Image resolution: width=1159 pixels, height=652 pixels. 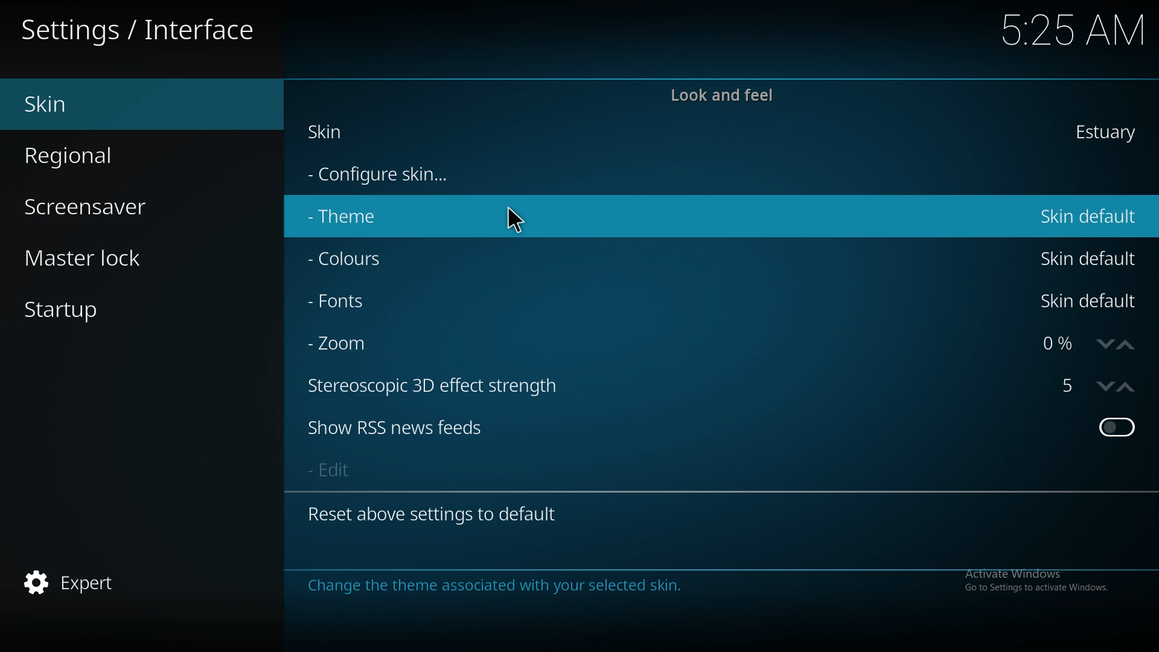 What do you see at coordinates (497, 583) in the screenshot?
I see `info` at bounding box center [497, 583].